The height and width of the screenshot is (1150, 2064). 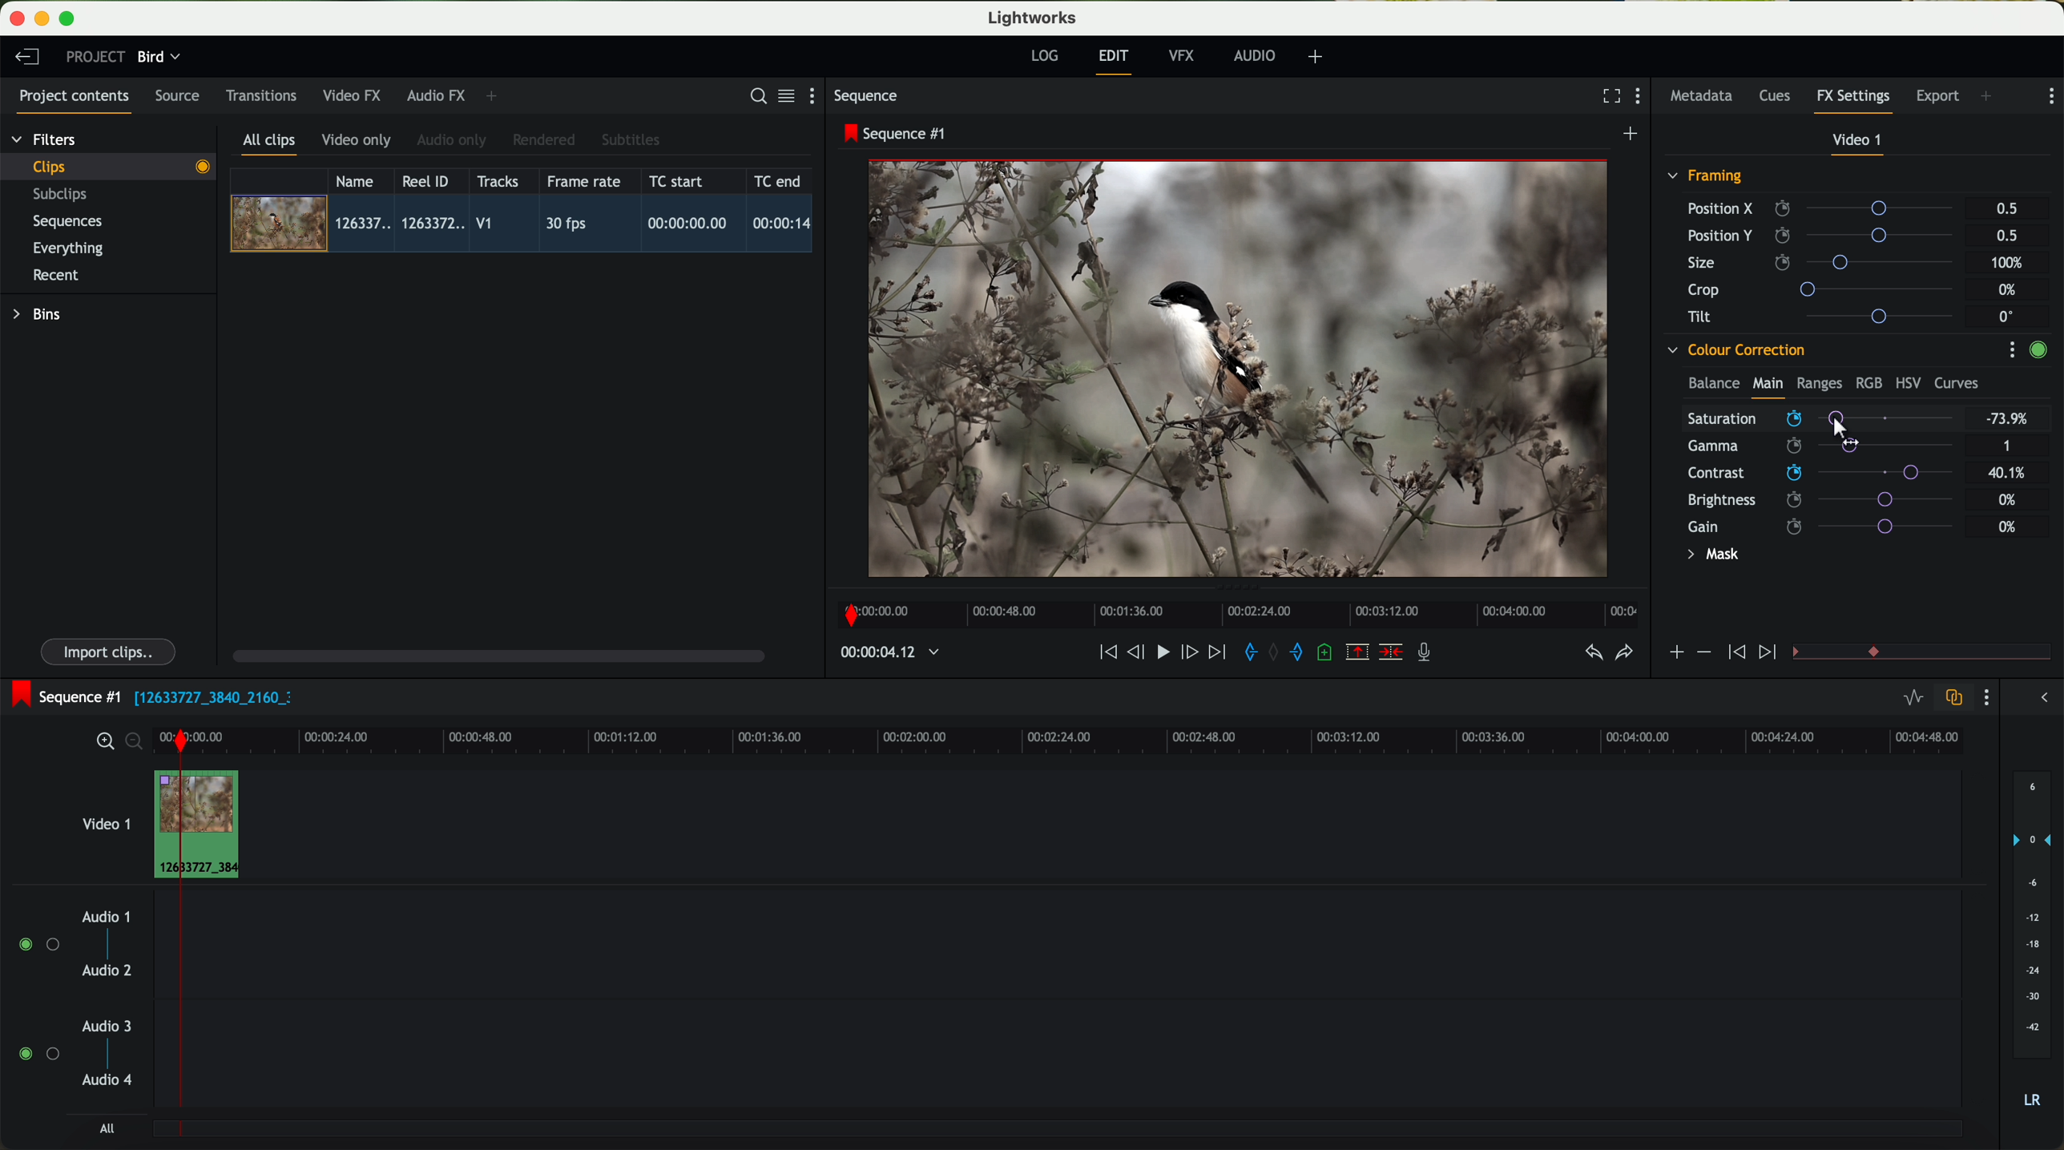 What do you see at coordinates (67, 222) in the screenshot?
I see `sequences` at bounding box center [67, 222].